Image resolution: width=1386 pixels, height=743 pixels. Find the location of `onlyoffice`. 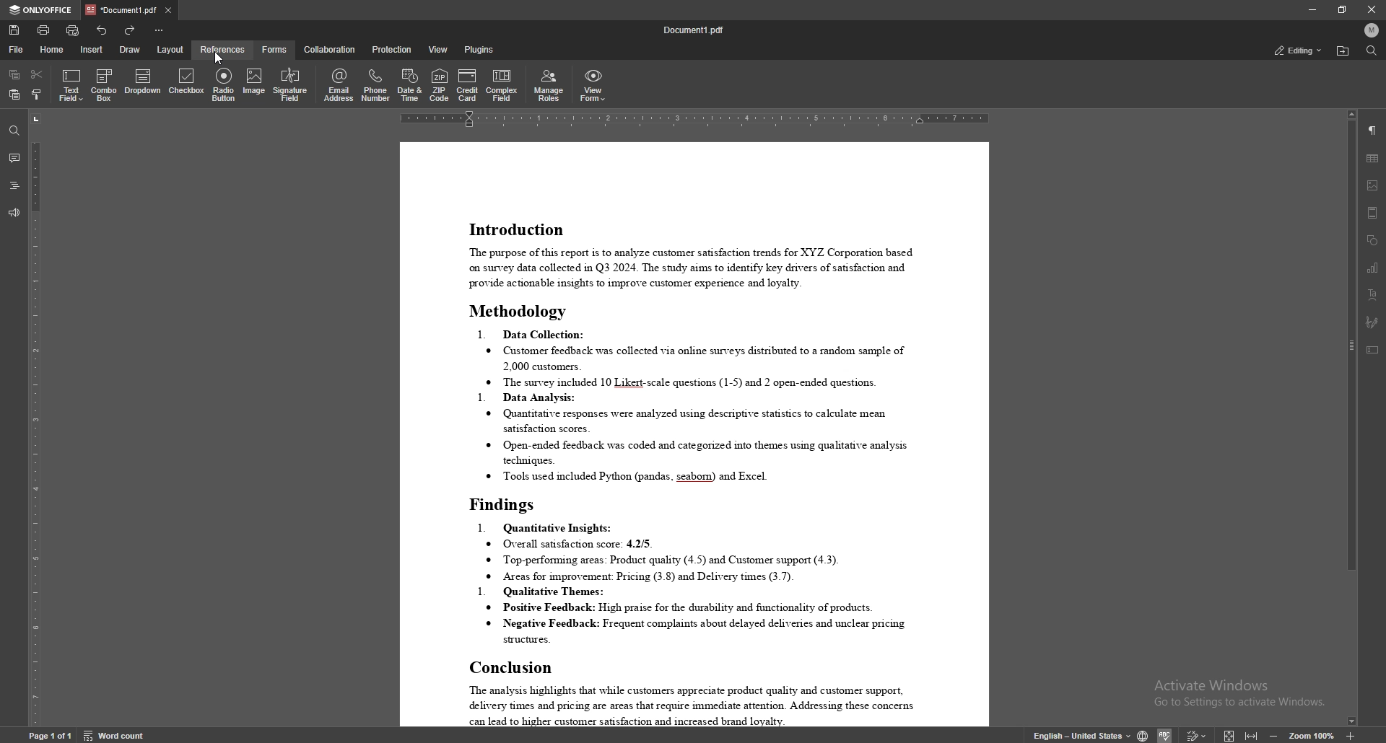

onlyoffice is located at coordinates (41, 10).